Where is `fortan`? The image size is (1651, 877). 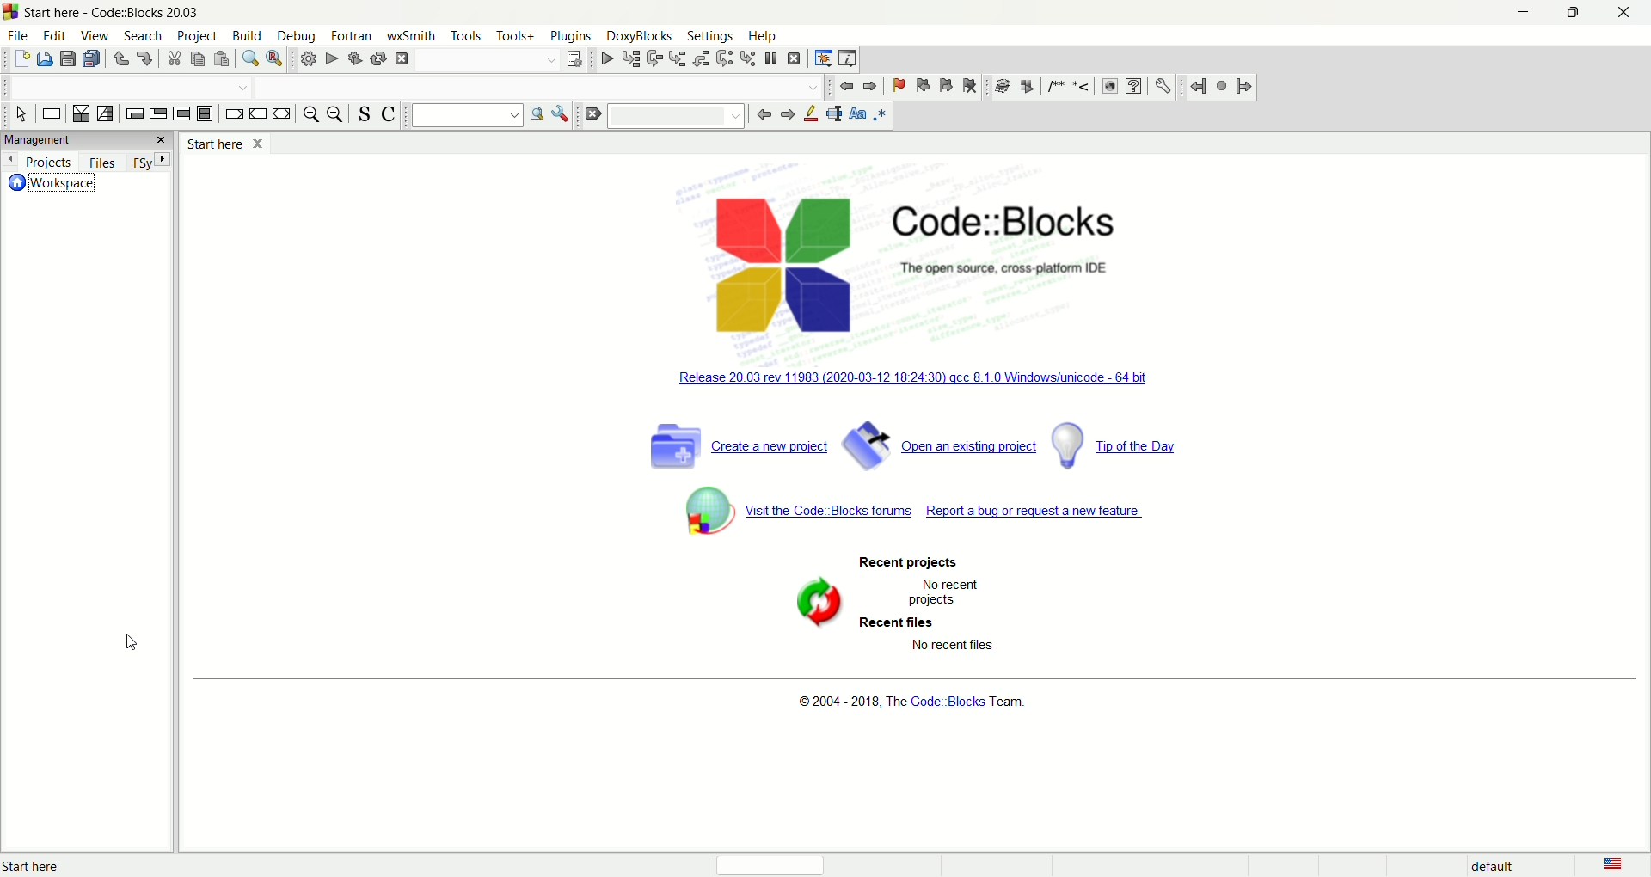 fortan is located at coordinates (352, 35).